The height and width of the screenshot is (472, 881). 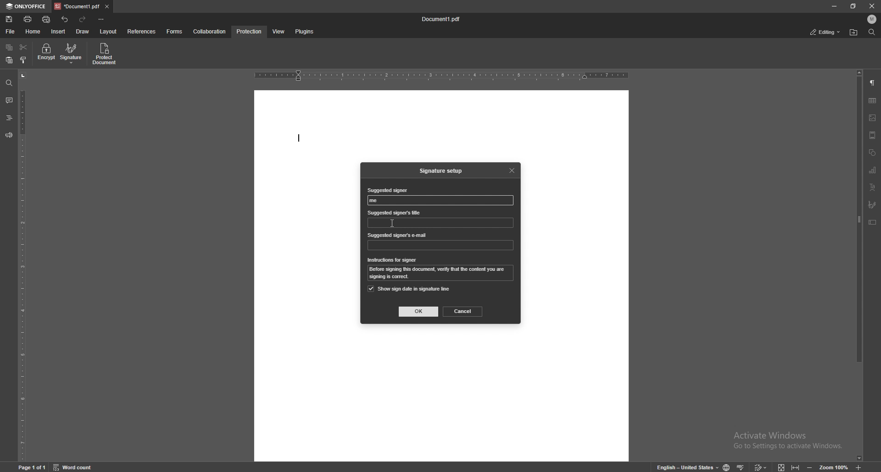 I want to click on onlyoffice, so click(x=27, y=6).